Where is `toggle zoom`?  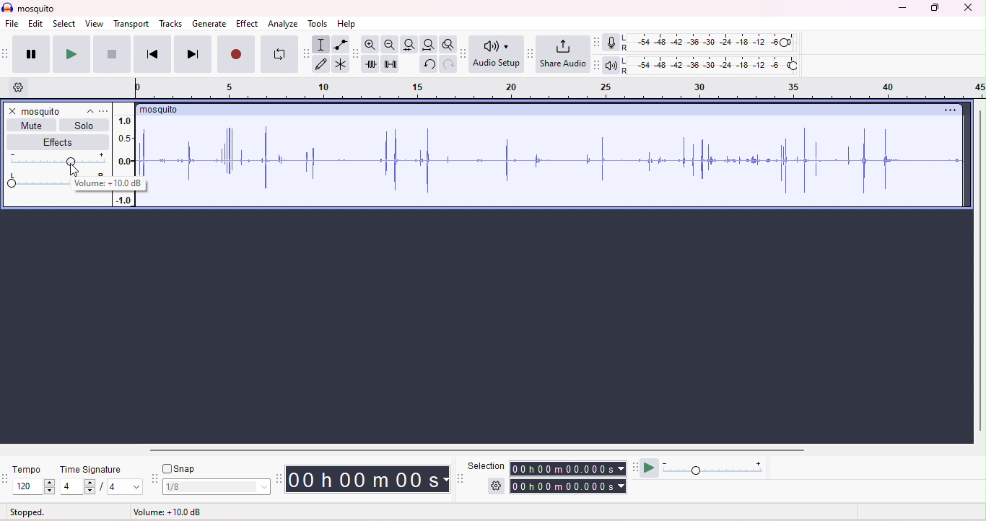 toggle zoom is located at coordinates (449, 45).